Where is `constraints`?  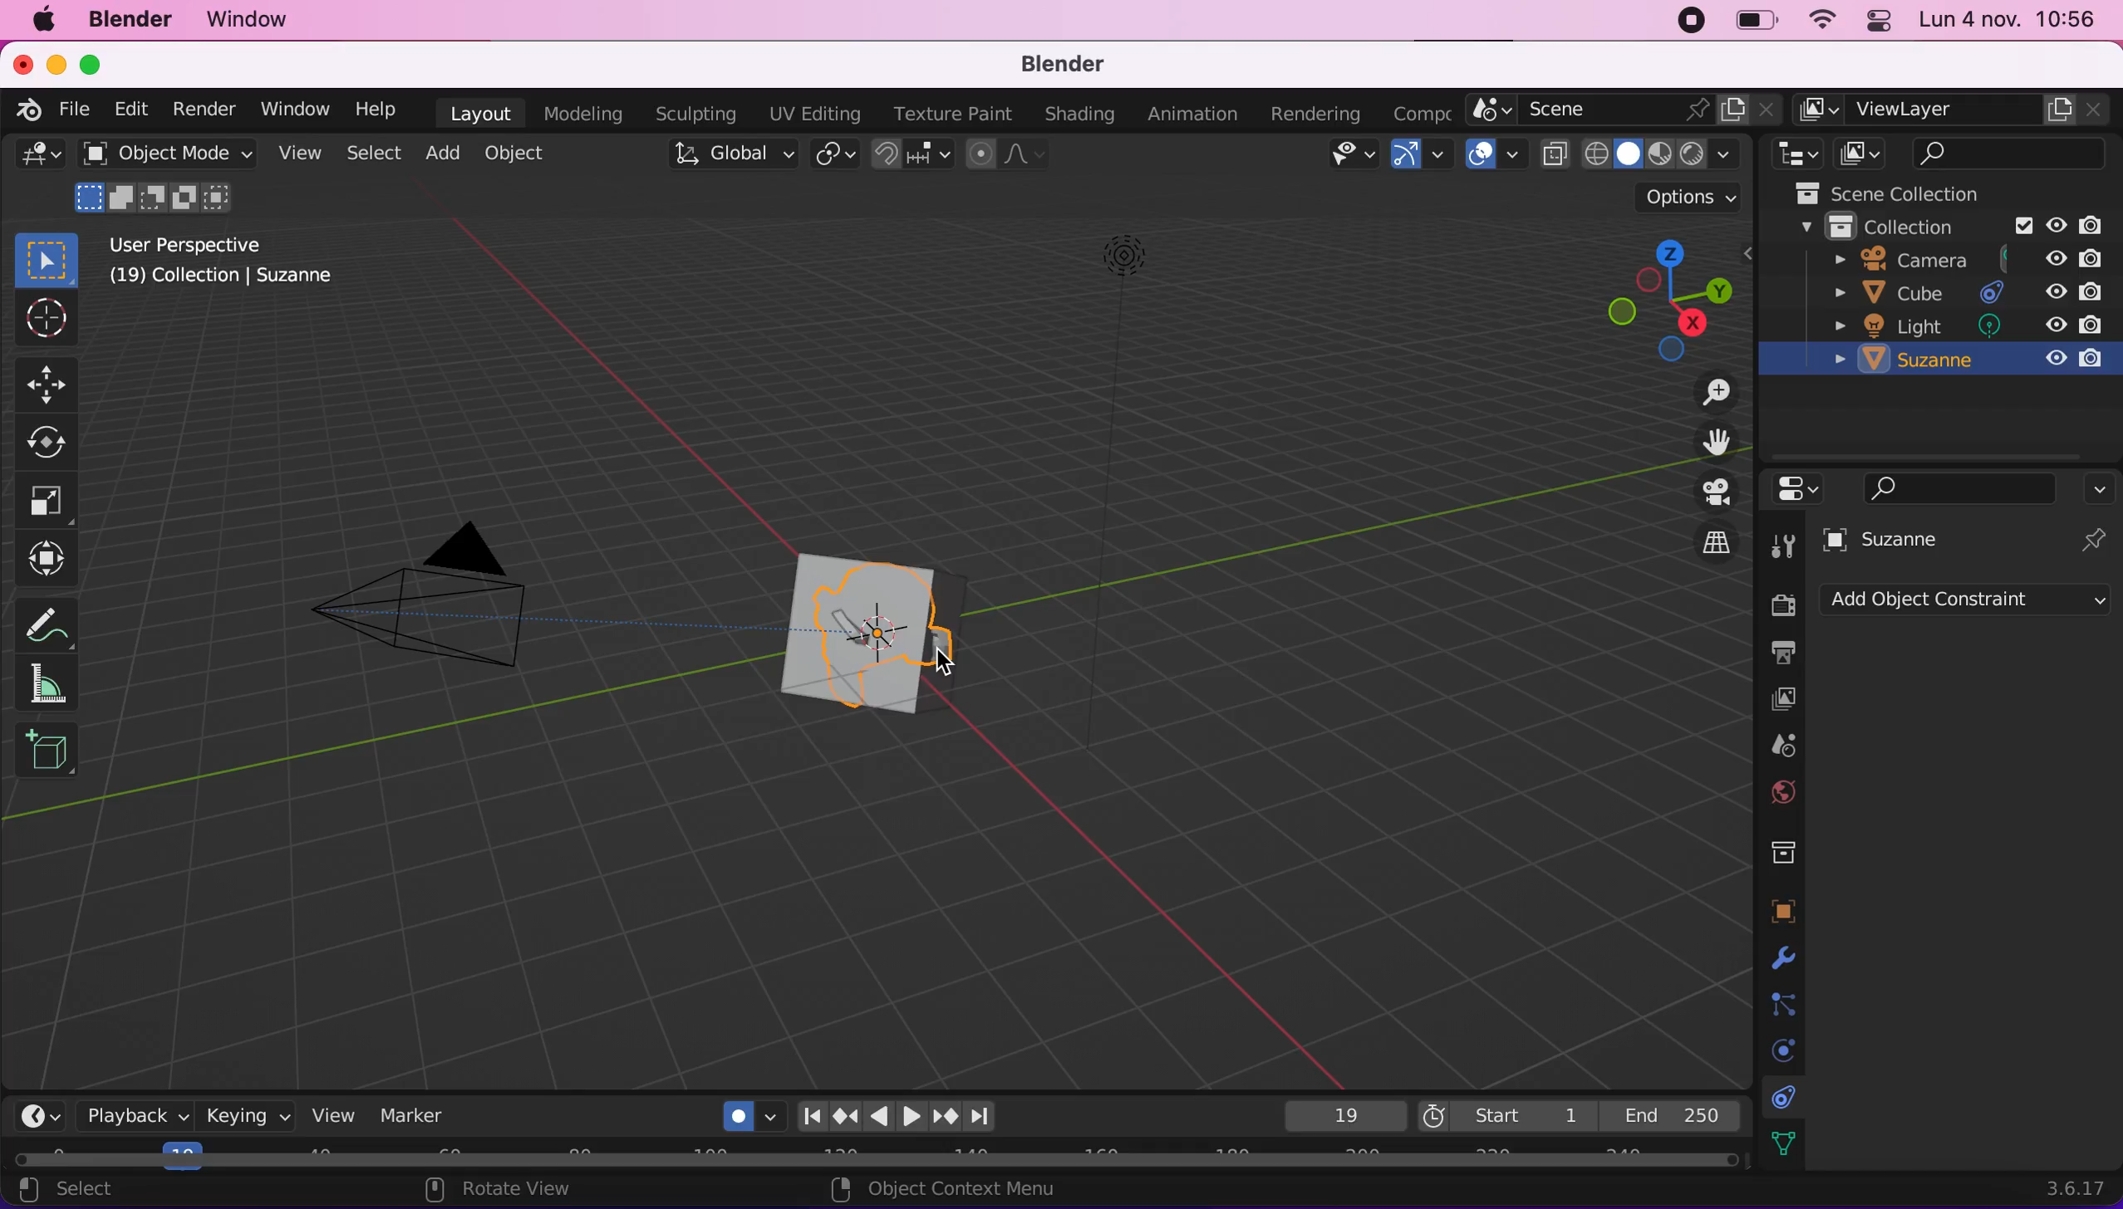 constraints is located at coordinates (1785, 1094).